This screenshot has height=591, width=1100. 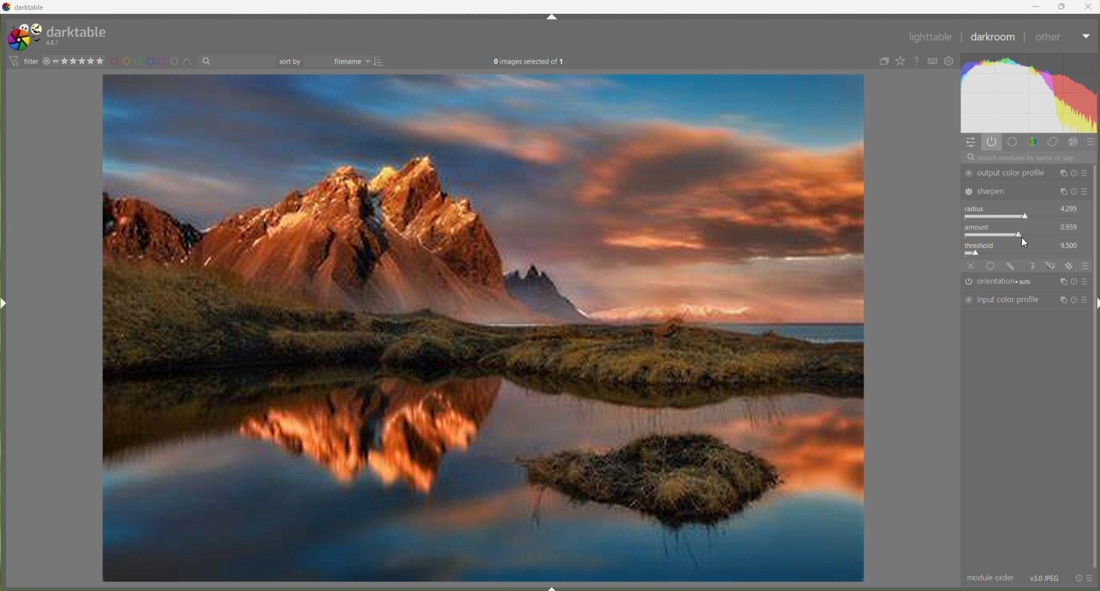 I want to click on threshold, so click(x=983, y=244).